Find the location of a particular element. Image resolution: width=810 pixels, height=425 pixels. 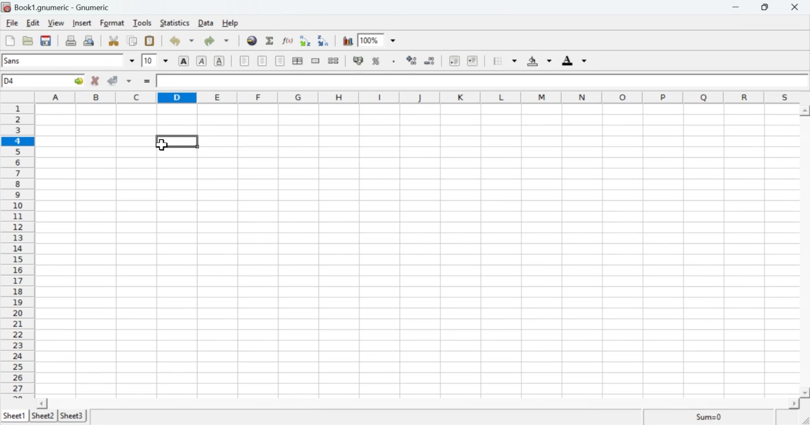

Edit function is located at coordinates (288, 40).